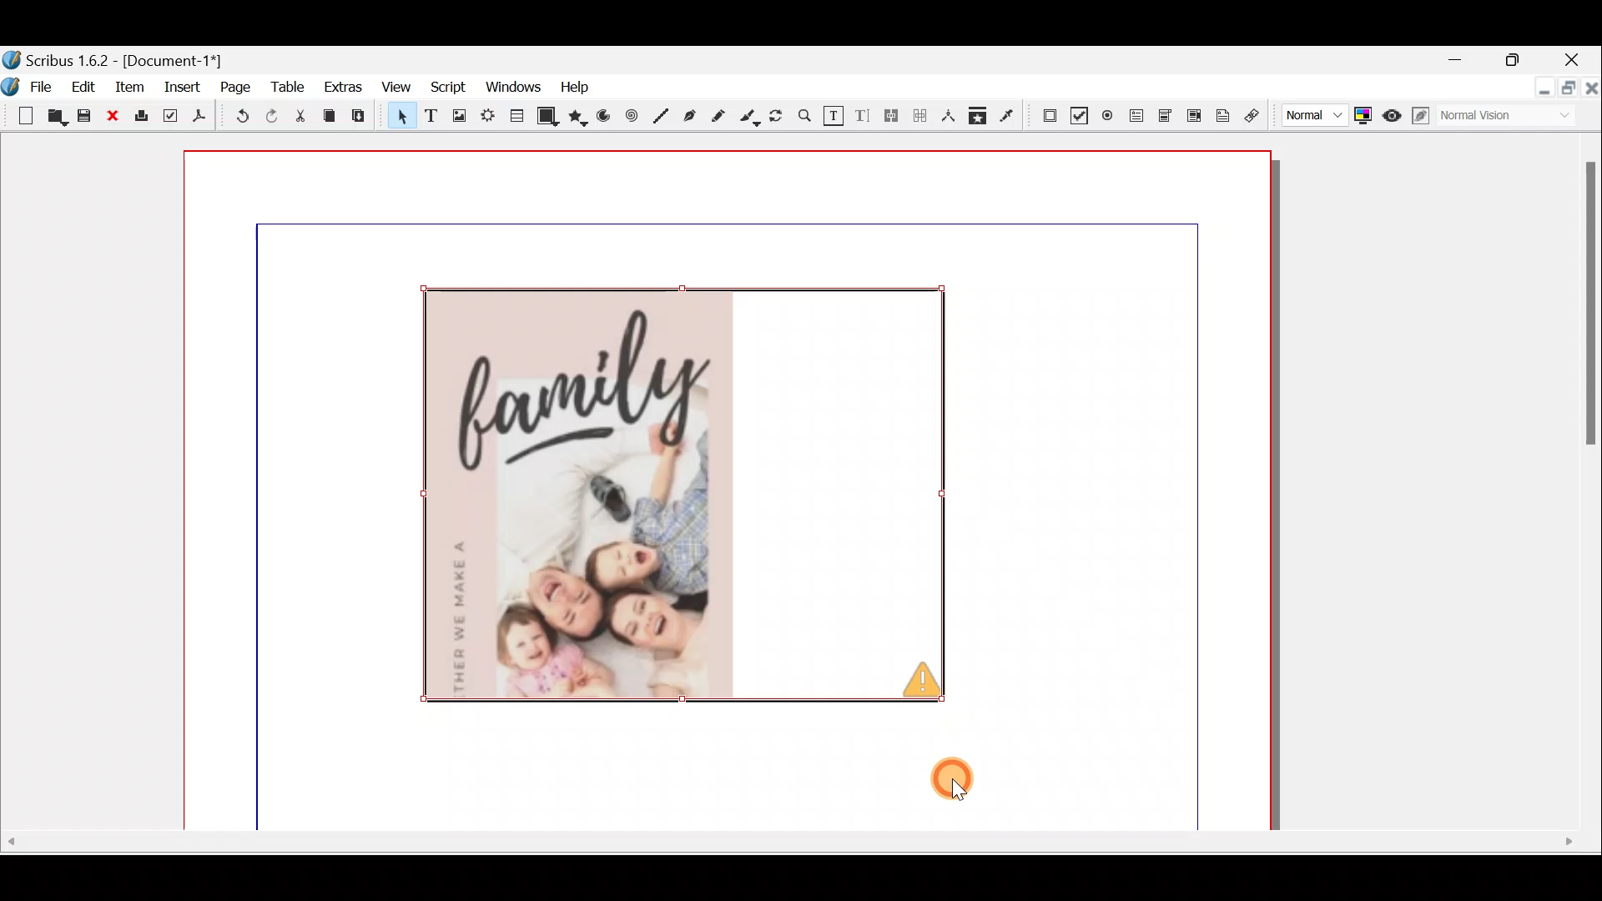 The width and height of the screenshot is (1602, 901). What do you see at coordinates (430, 117) in the screenshot?
I see `Text frame` at bounding box center [430, 117].